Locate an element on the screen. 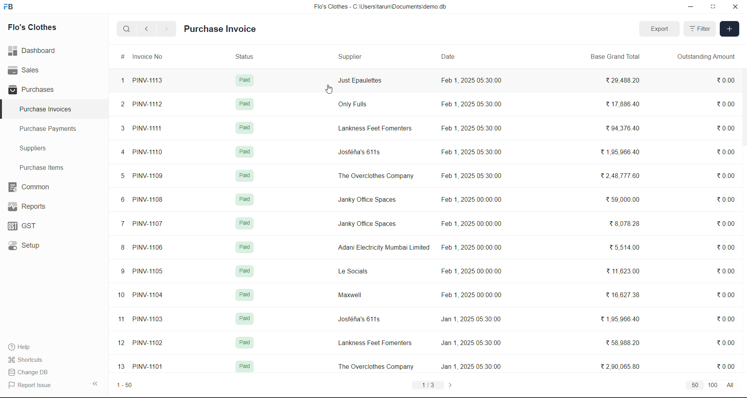  Paid is located at coordinates (244, 81).